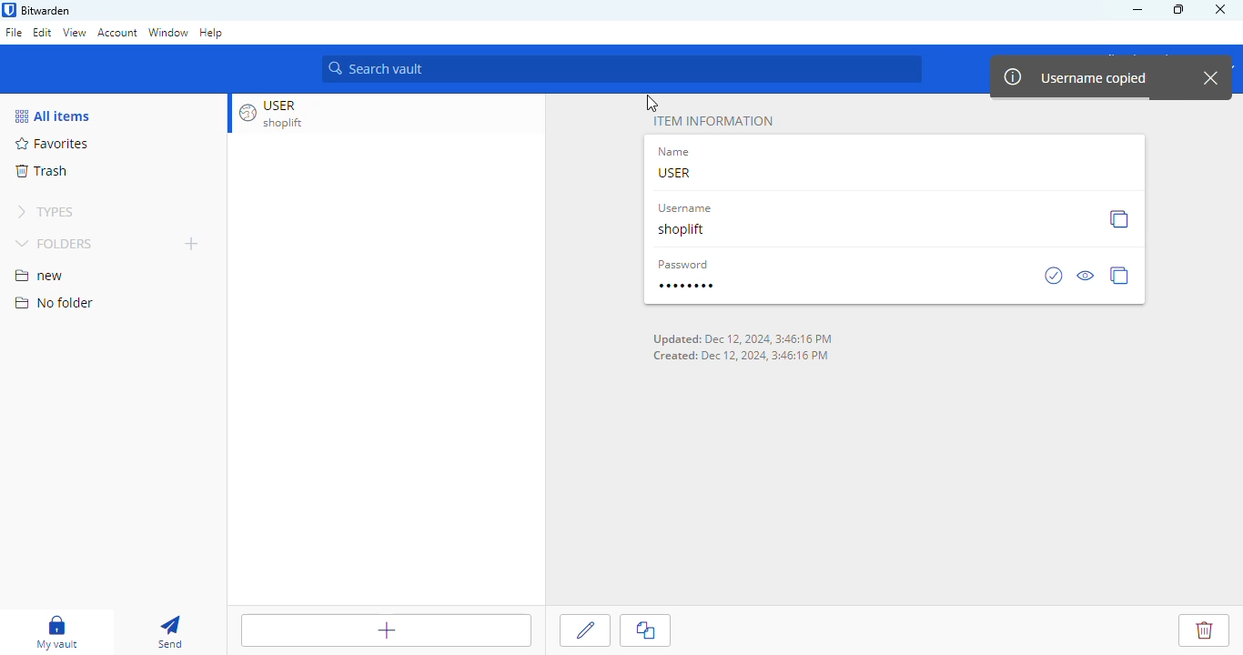 The width and height of the screenshot is (1243, 655). I want to click on types, so click(46, 212).